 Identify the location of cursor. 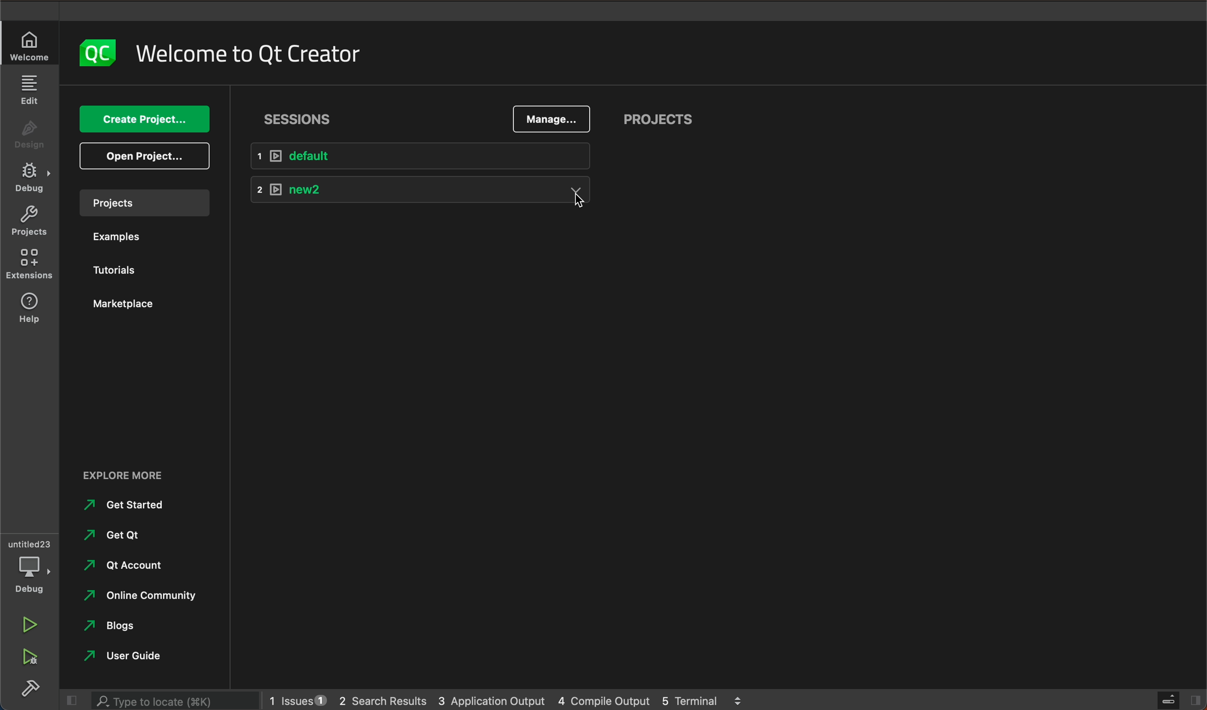
(580, 206).